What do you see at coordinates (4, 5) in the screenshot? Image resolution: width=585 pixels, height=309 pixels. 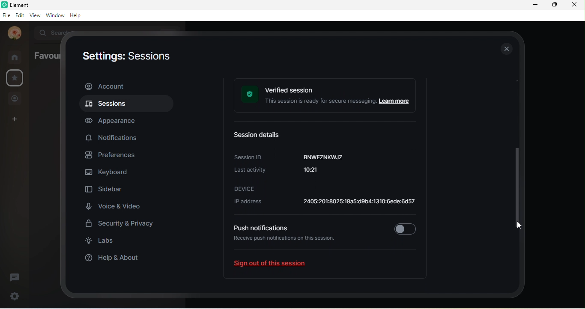 I see `element logo` at bounding box center [4, 5].